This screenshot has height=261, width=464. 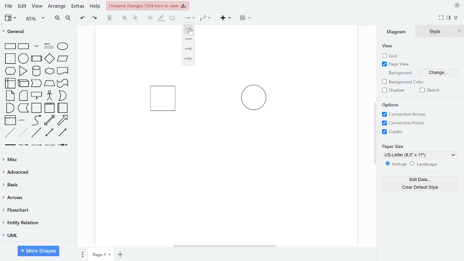 I want to click on list, so click(x=10, y=120).